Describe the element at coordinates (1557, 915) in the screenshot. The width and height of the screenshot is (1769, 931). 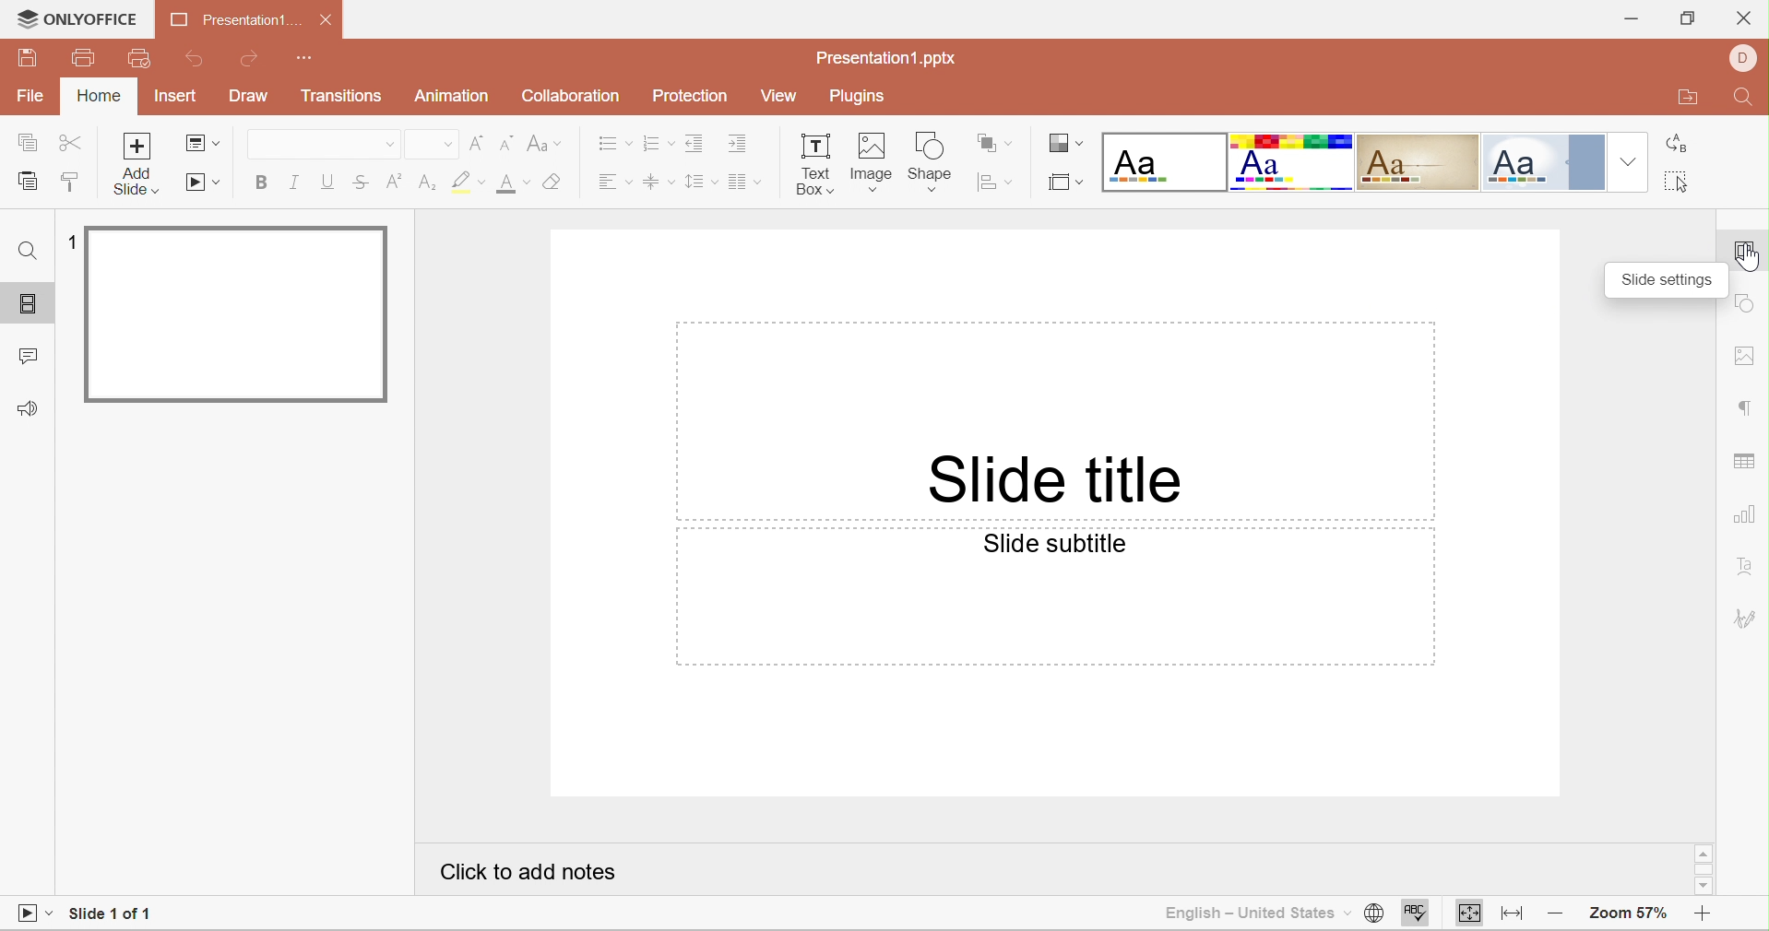
I see `Zoom out` at that location.